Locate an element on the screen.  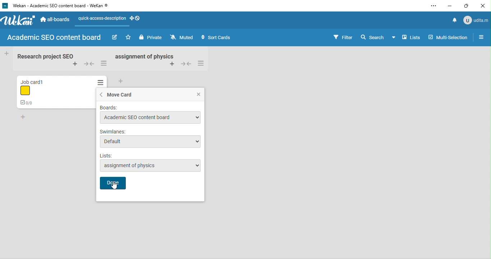
label color is located at coordinates (28, 90).